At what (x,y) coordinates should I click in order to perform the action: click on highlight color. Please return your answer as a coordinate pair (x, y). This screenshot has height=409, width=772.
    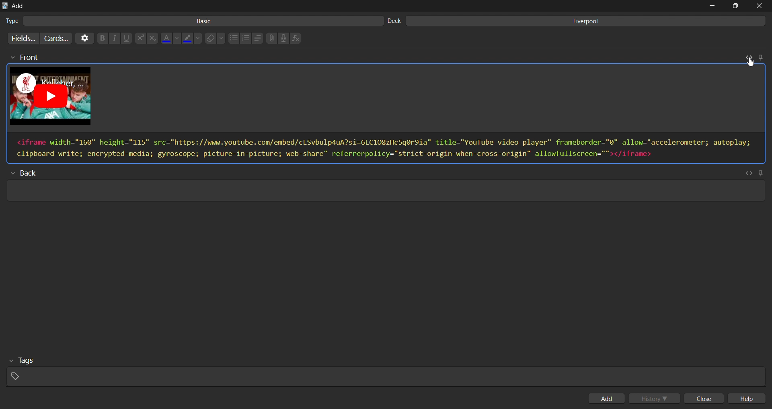
    Looking at the image, I should click on (193, 37).